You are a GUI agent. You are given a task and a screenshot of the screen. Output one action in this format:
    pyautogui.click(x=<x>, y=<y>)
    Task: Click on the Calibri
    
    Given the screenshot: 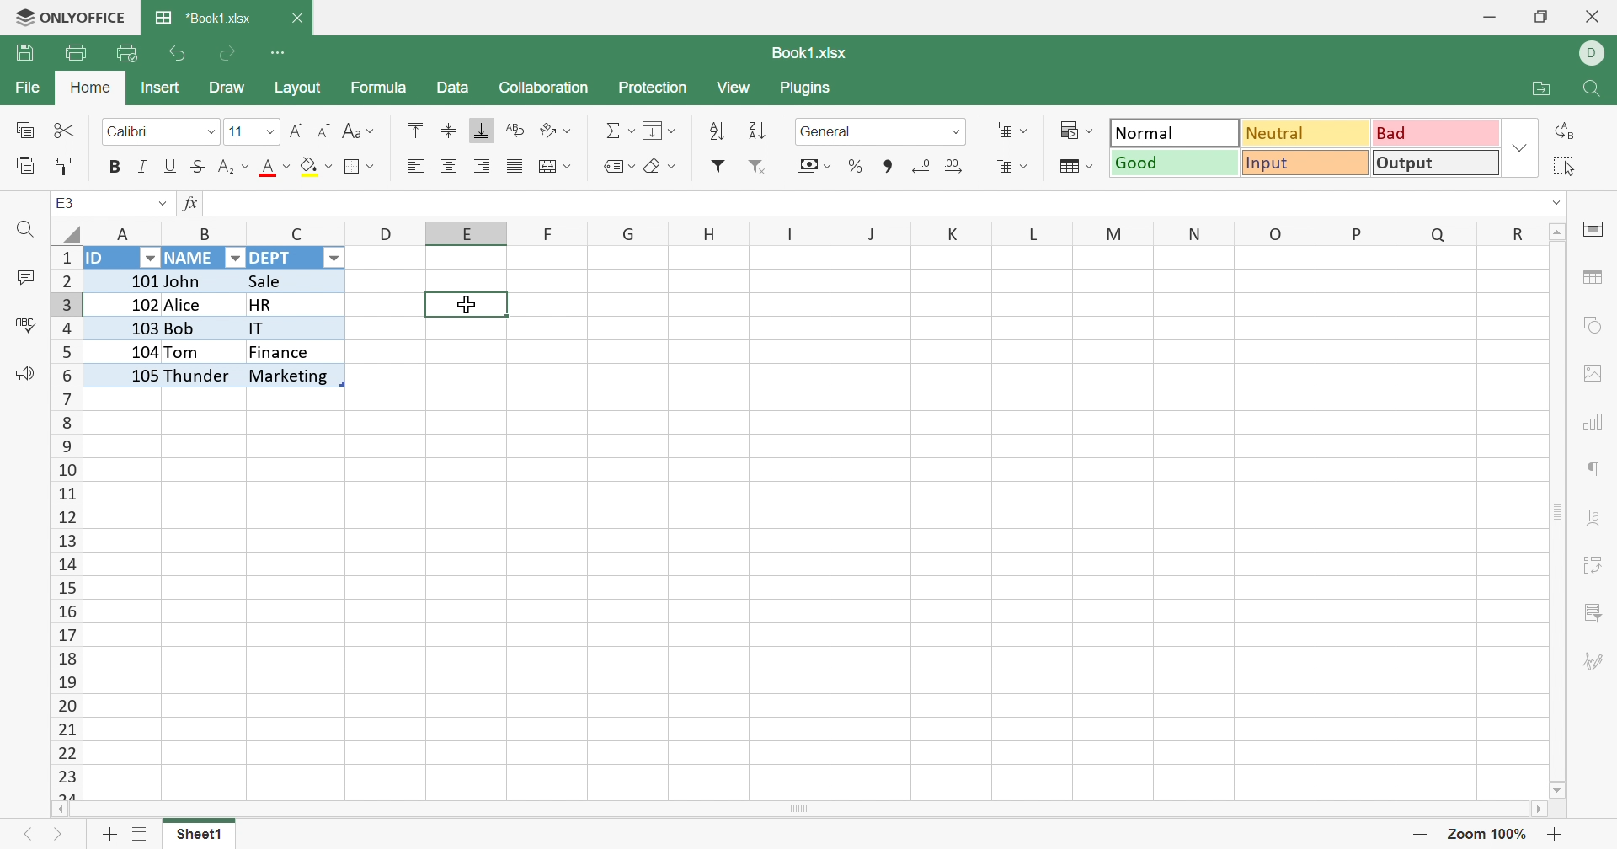 What is the action you would take?
    pyautogui.click(x=132, y=131)
    